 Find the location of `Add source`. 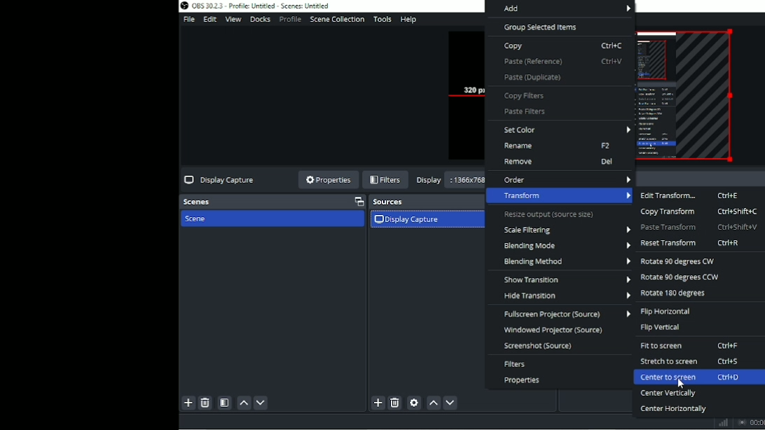

Add source is located at coordinates (378, 403).